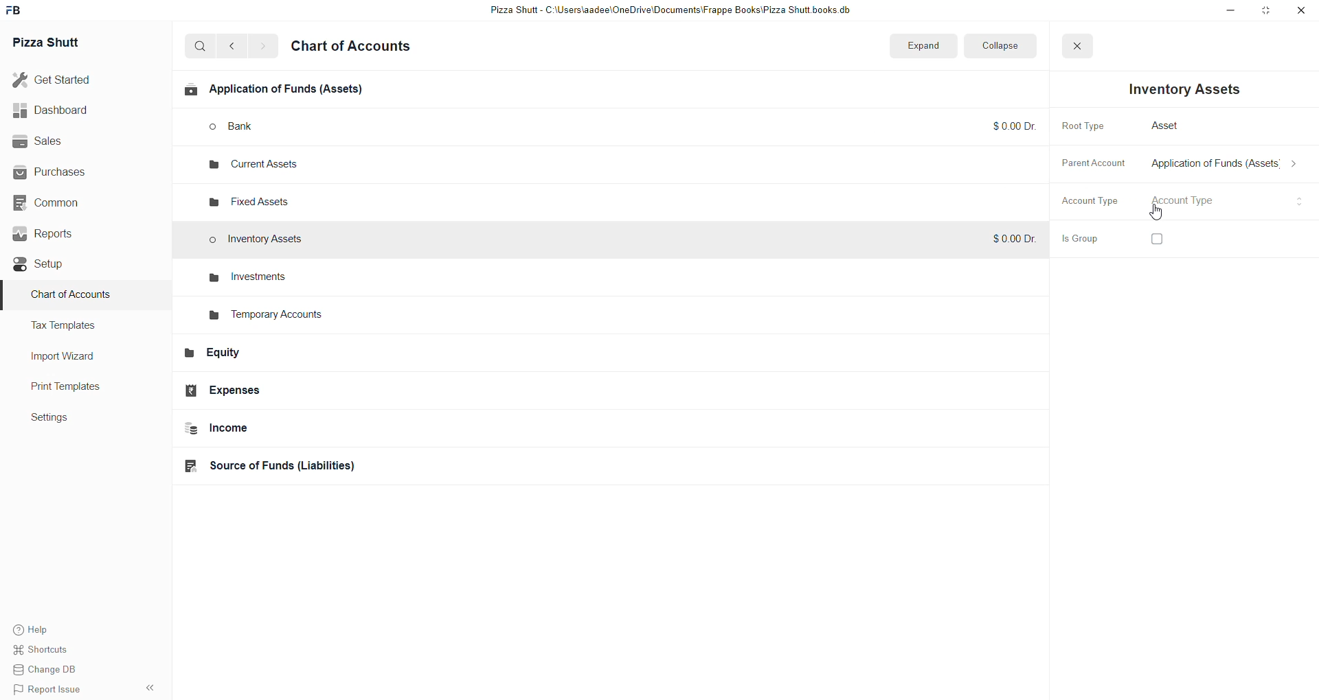  I want to click on Pizza Shutt, so click(64, 45).